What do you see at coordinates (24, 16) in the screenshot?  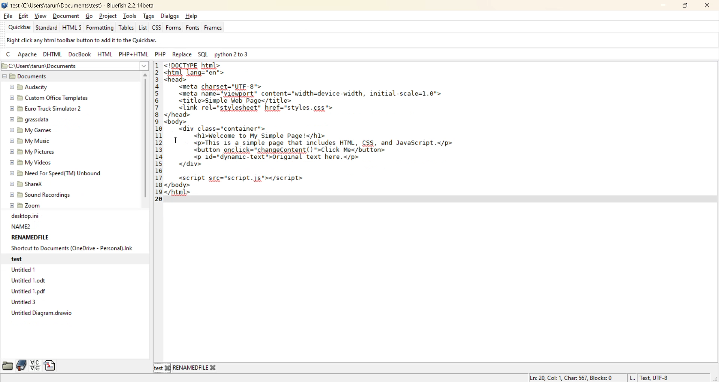 I see `edit` at bounding box center [24, 16].